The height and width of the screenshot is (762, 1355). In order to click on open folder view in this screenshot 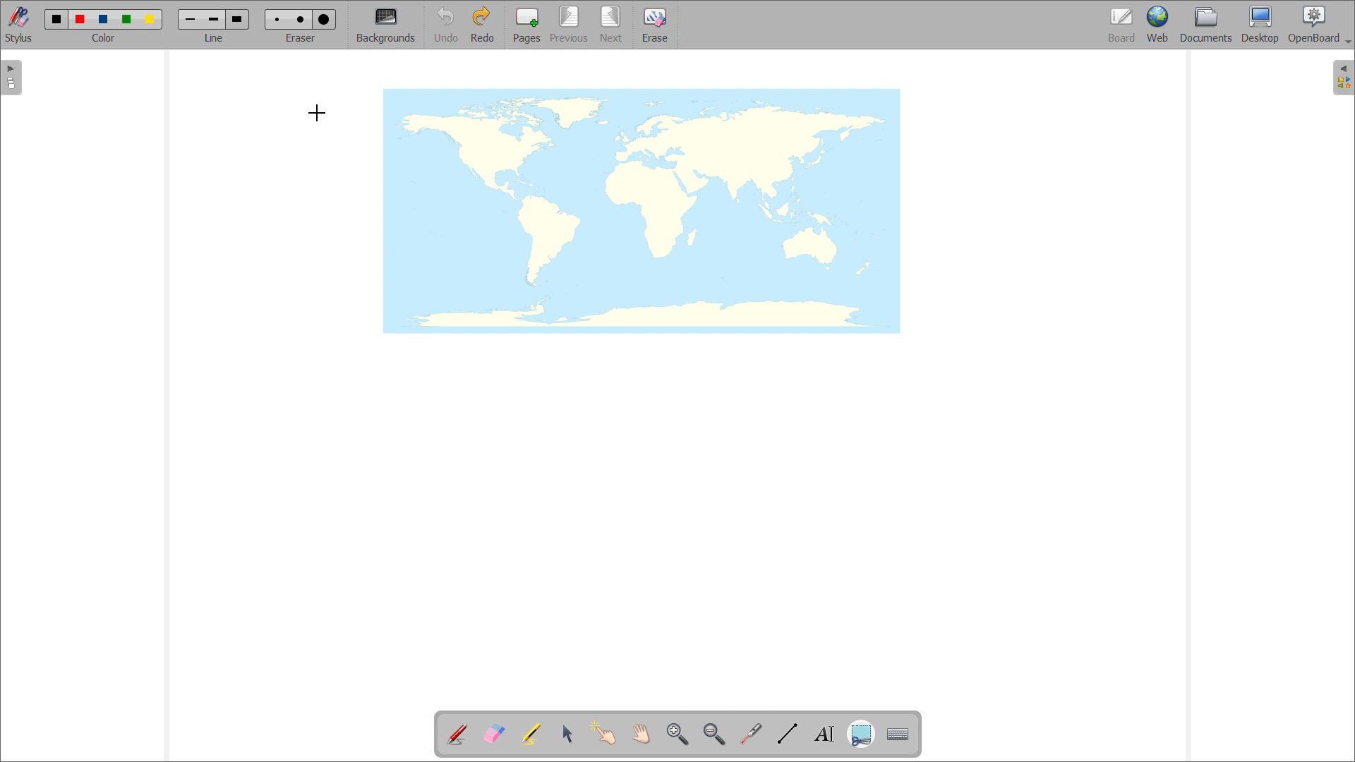, I will do `click(1344, 78)`.